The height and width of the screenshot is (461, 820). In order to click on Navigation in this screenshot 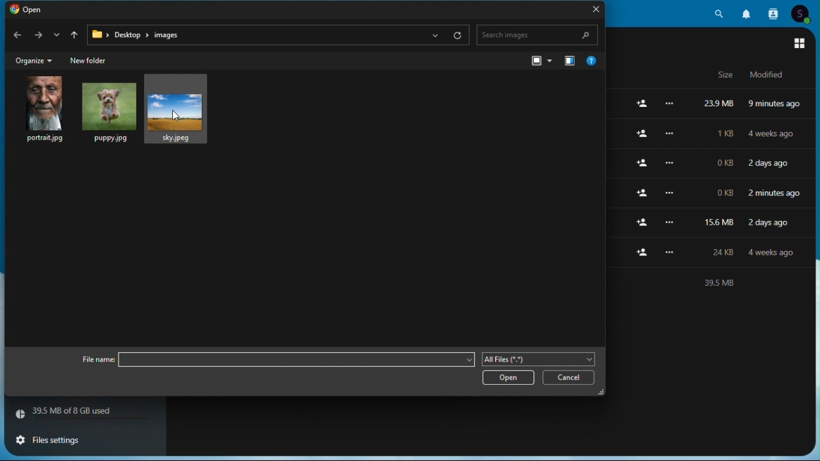, I will do `click(568, 60)`.